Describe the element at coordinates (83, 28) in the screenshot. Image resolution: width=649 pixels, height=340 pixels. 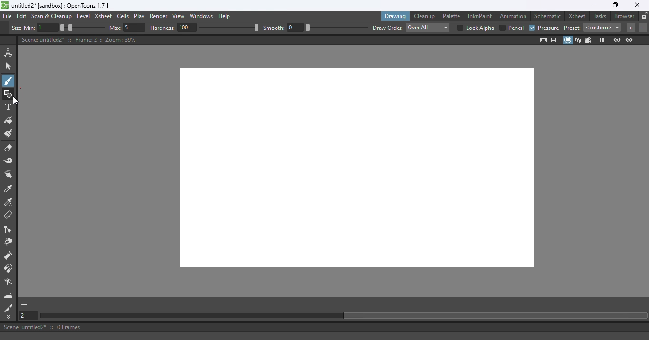
I see `slider` at that location.